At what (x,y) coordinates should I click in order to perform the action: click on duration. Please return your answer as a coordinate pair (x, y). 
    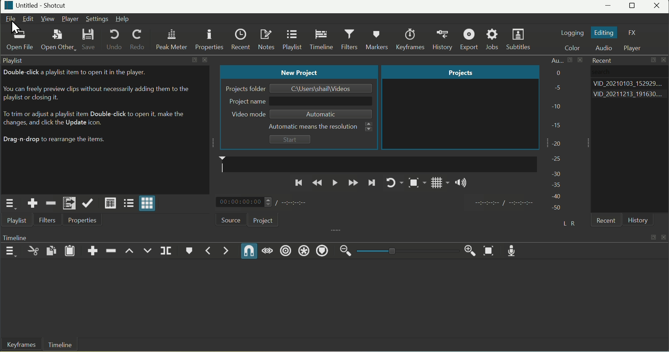
    Looking at the image, I should click on (293, 202).